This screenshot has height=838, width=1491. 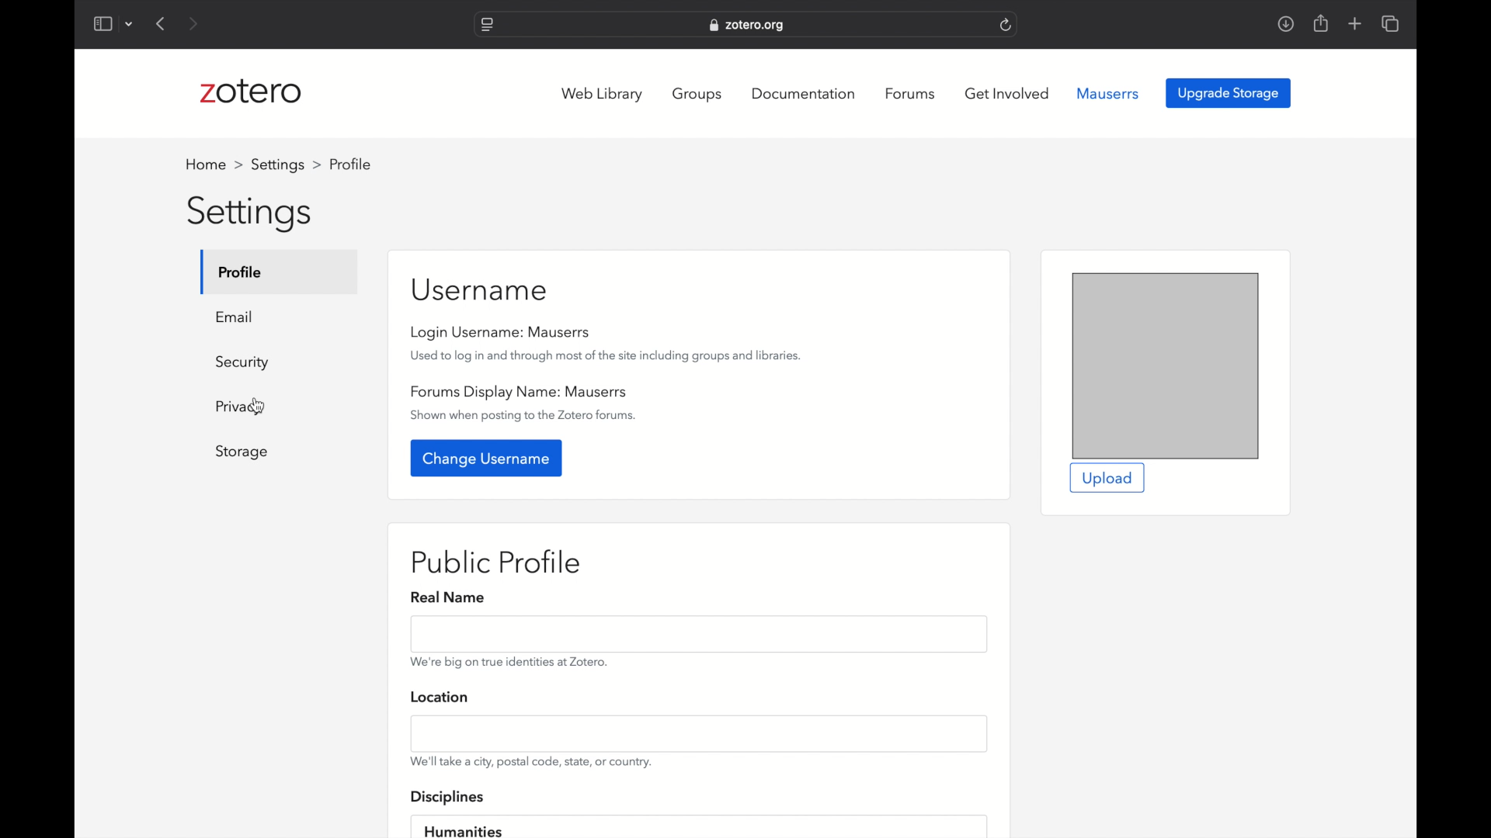 I want to click on privacy, so click(x=241, y=408).